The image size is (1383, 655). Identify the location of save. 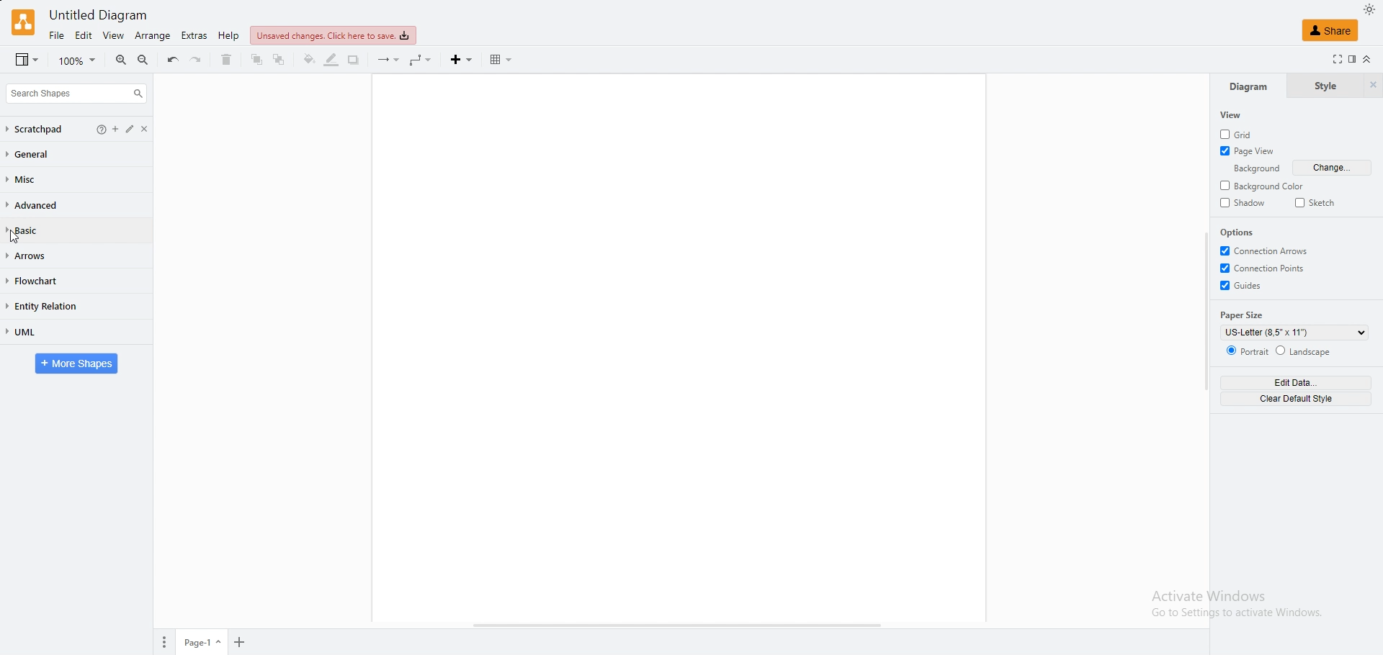
(334, 36).